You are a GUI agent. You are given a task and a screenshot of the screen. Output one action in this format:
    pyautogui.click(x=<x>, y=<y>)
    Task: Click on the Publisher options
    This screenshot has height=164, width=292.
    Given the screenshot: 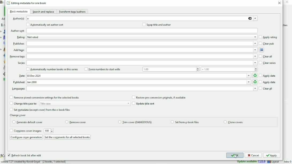 What is the action you would take?
    pyautogui.click(x=141, y=44)
    